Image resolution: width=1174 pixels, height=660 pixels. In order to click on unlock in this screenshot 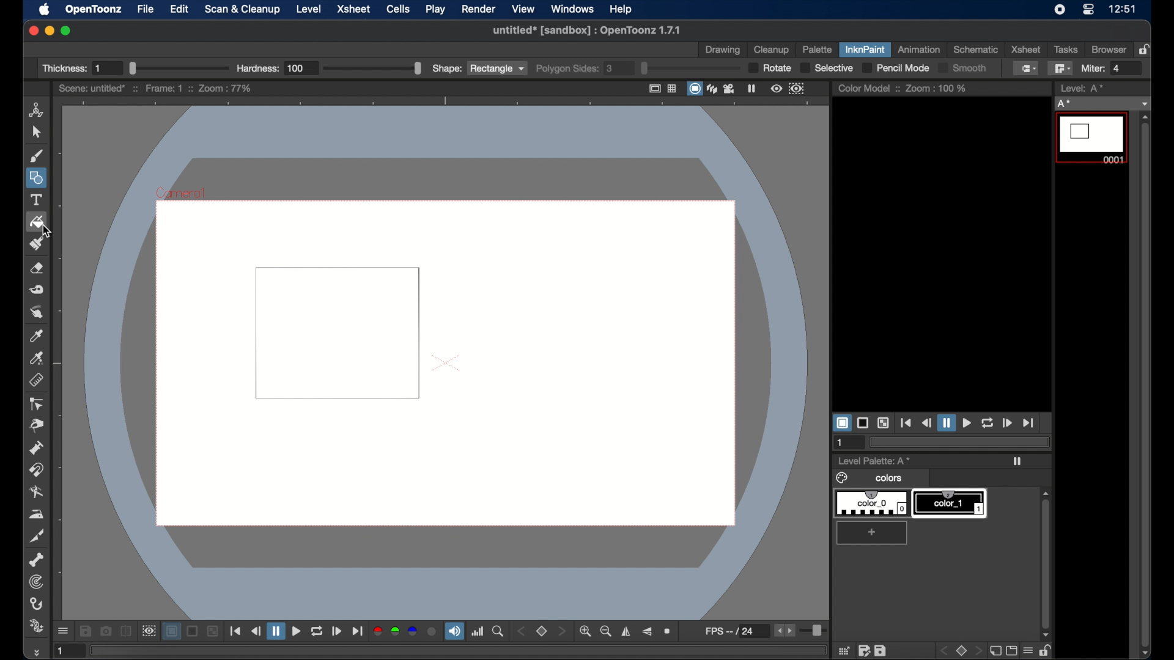, I will do `click(1045, 650)`.